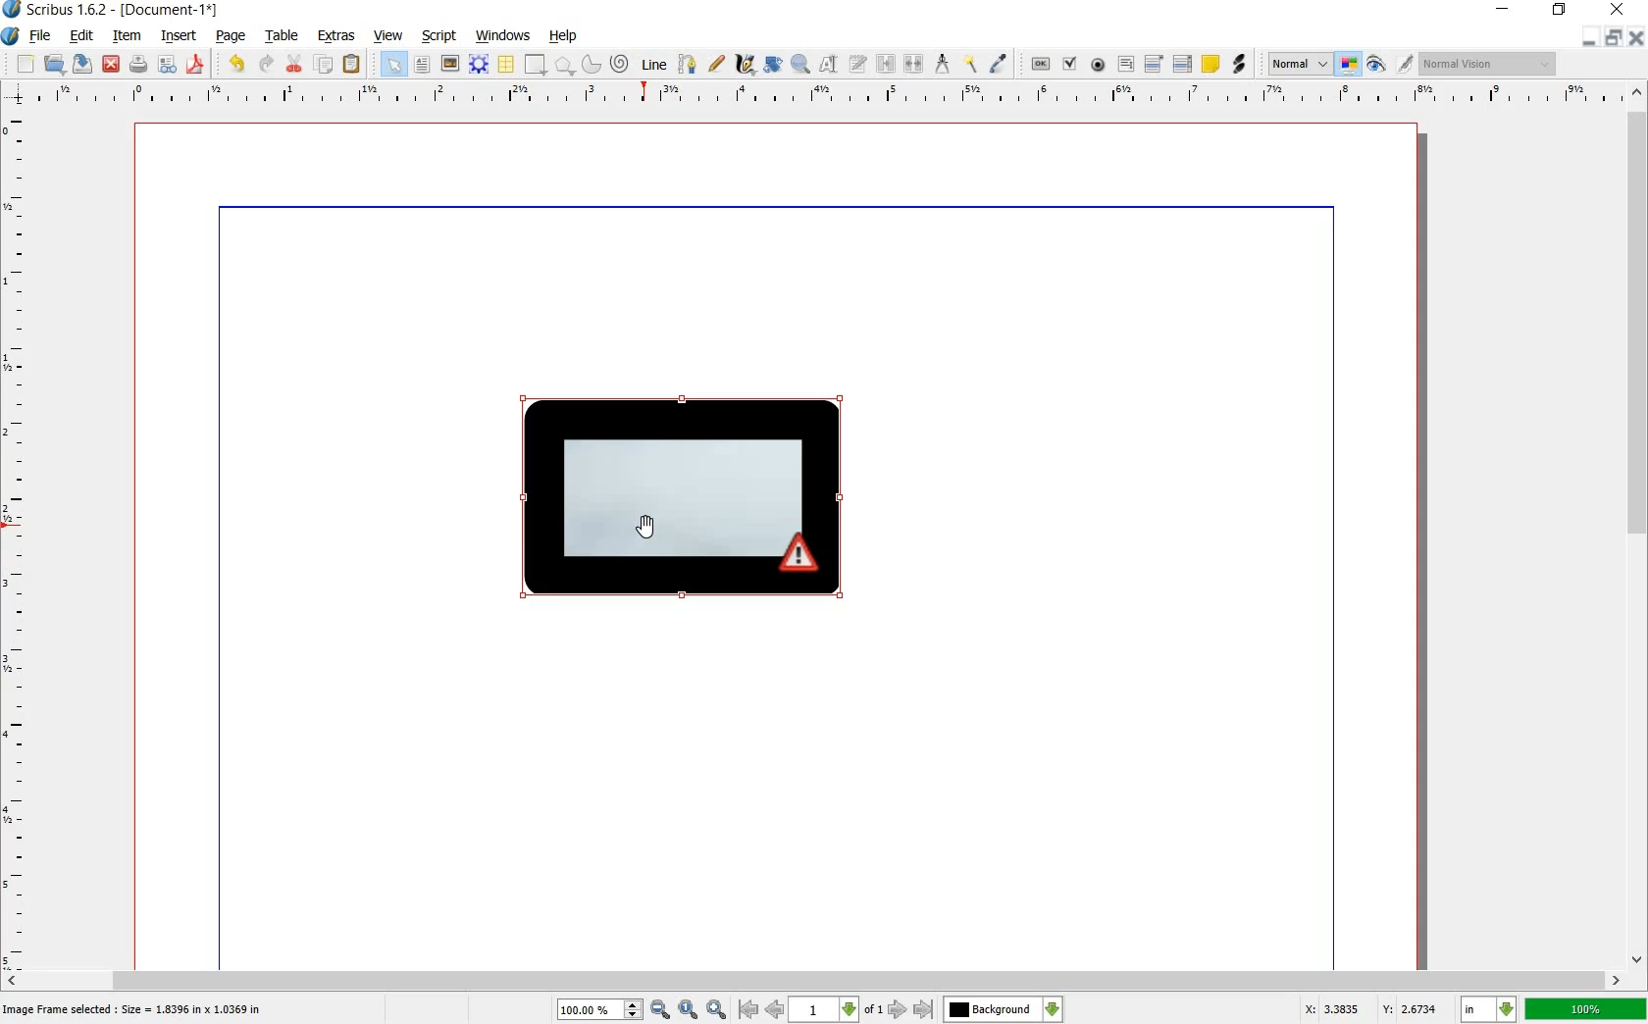 This screenshot has height=1024, width=1648. Describe the element at coordinates (448, 63) in the screenshot. I see `image` at that location.